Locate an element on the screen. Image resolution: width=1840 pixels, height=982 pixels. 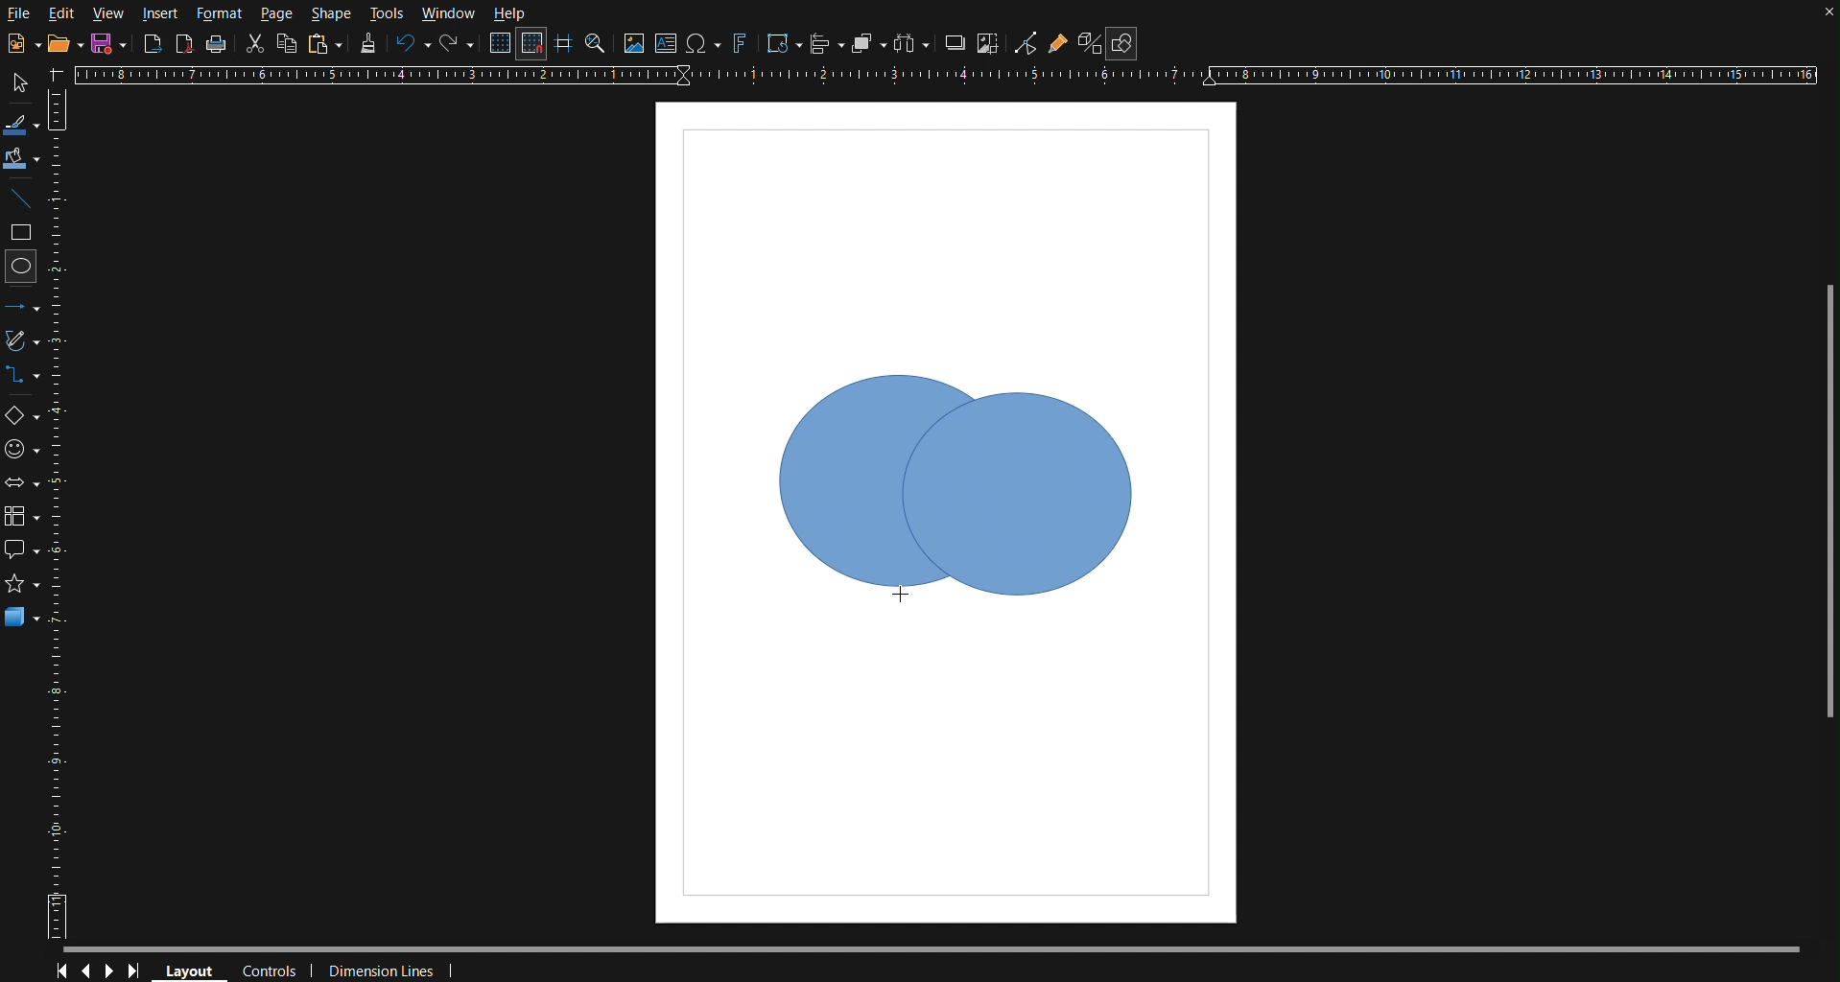
Square is located at coordinates (23, 234).